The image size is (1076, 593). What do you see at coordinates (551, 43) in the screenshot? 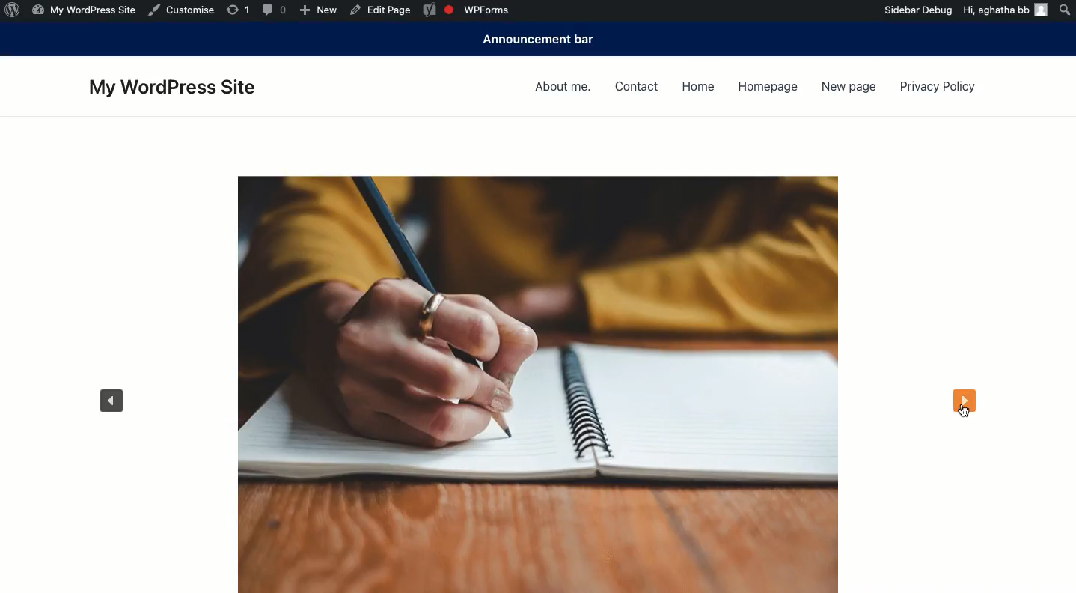
I see `Announcement bar` at bounding box center [551, 43].